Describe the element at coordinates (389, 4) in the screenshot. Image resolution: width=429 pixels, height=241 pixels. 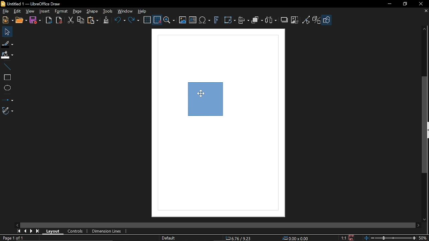
I see `Minimize` at that location.